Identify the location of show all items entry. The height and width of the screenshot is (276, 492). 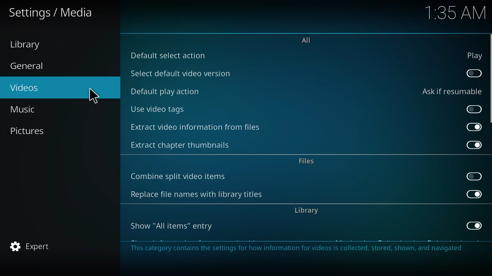
(173, 226).